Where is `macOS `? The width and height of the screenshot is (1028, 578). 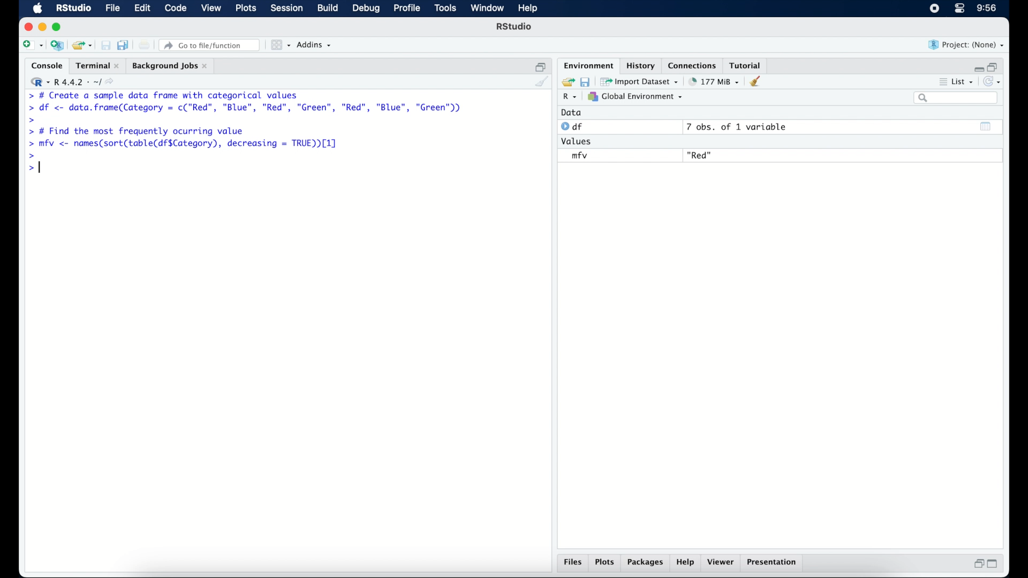
macOS  is located at coordinates (37, 9).